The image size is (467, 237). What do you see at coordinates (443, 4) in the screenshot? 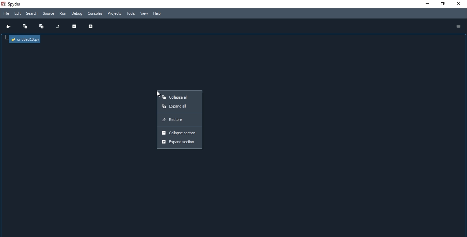
I see `restore` at bounding box center [443, 4].